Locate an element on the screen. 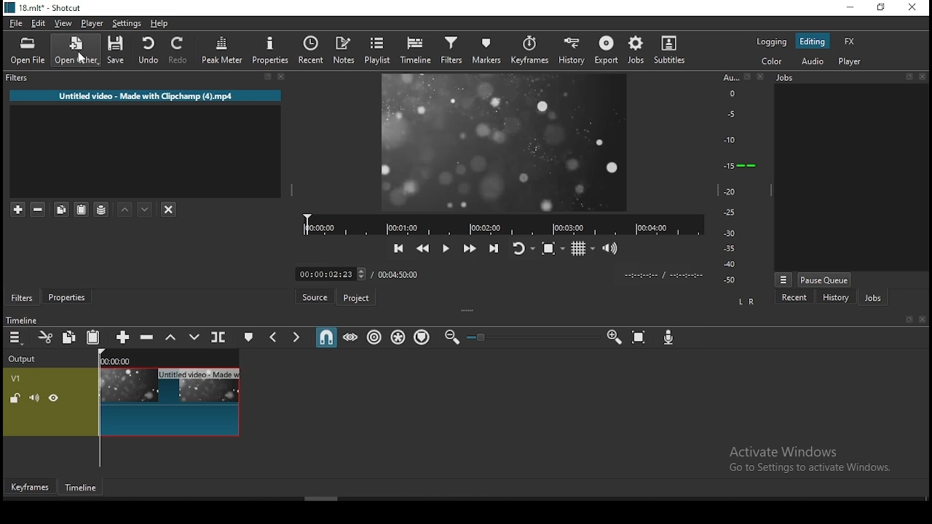 Image resolution: width=932 pixels, height=524 pixels. ripple delete is located at coordinates (148, 338).